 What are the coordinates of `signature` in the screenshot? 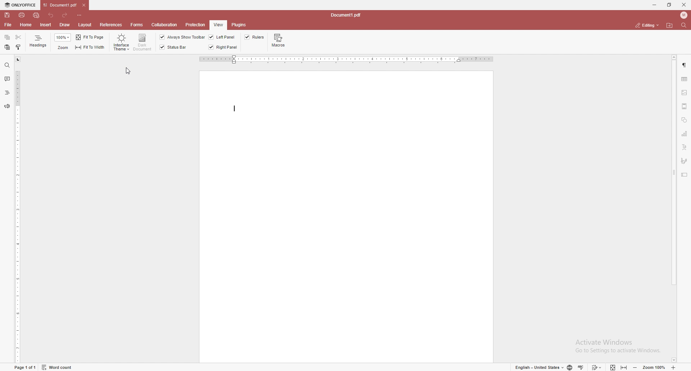 It's located at (684, 160).